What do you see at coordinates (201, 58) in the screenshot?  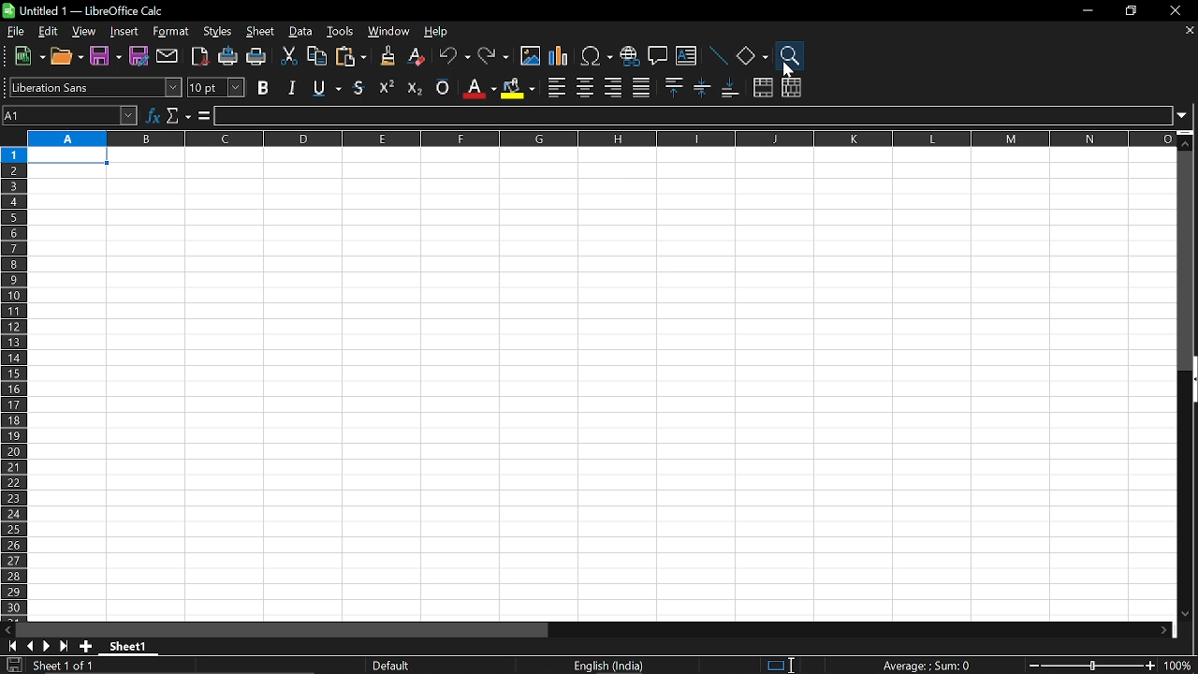 I see `export as pdf` at bounding box center [201, 58].